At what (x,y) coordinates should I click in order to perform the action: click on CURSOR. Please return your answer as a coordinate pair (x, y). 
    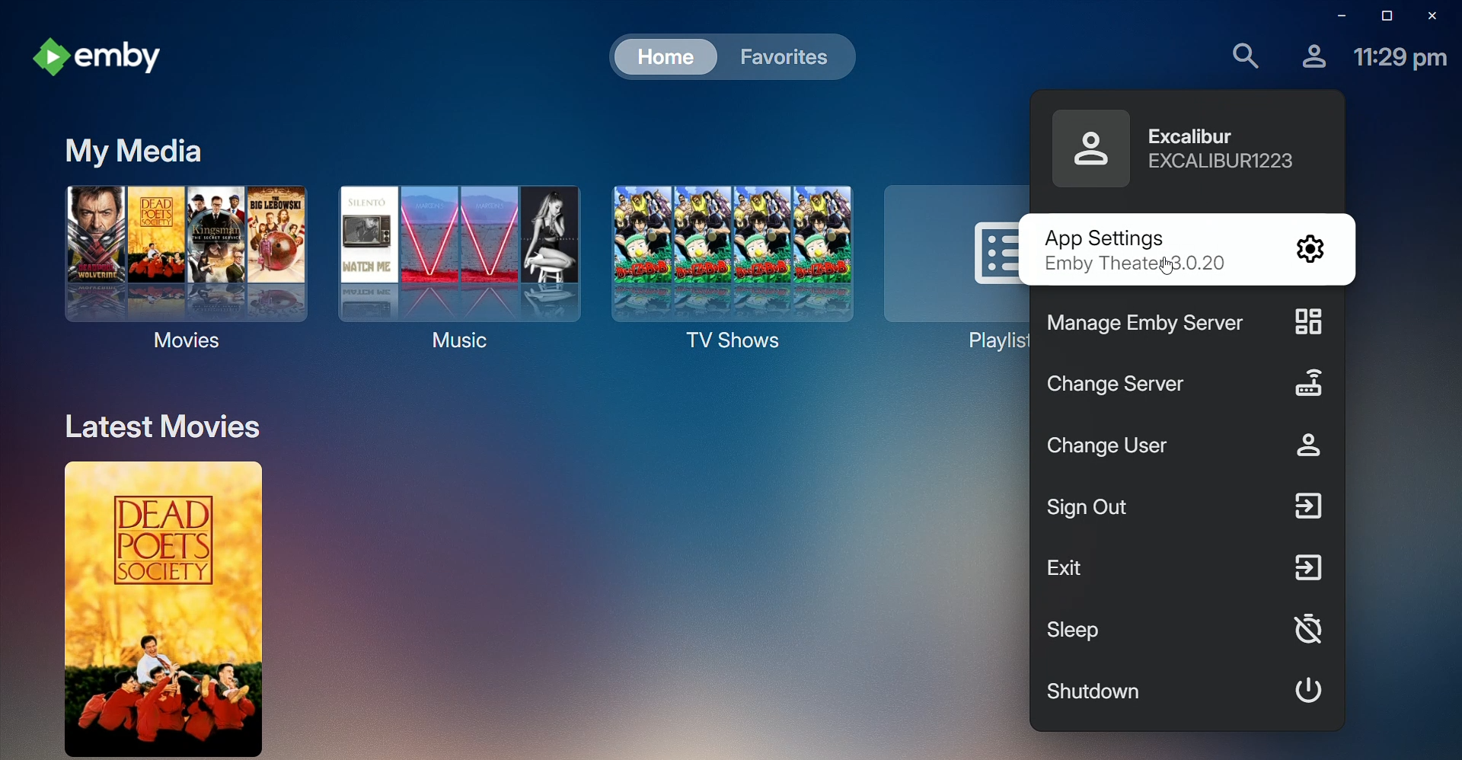
    Looking at the image, I should click on (1168, 270).